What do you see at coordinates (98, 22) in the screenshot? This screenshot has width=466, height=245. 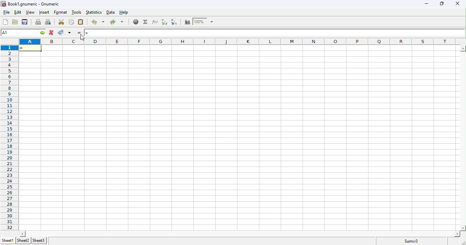 I see `undo` at bounding box center [98, 22].